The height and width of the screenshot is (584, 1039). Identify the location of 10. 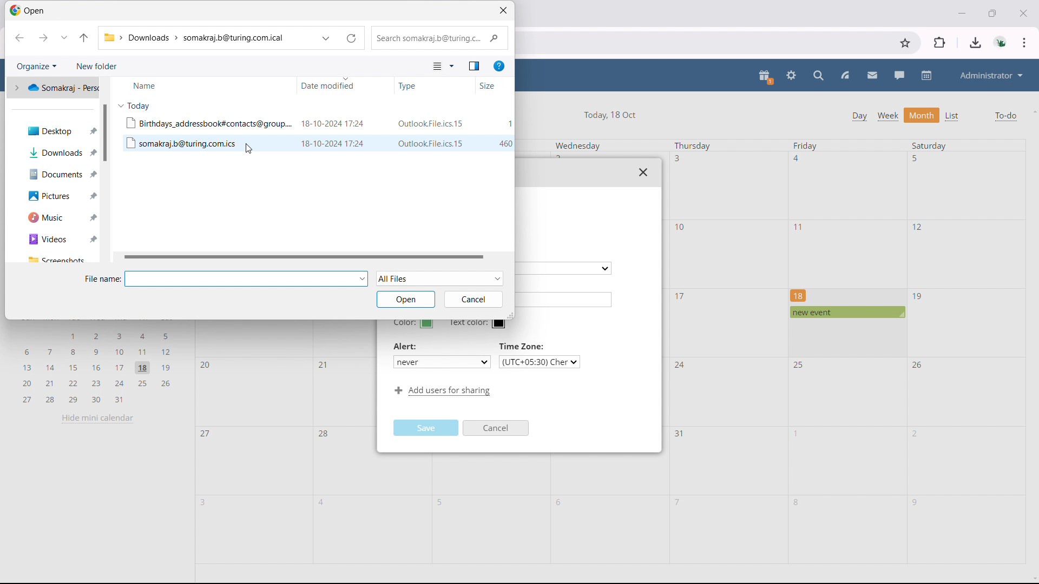
(681, 227).